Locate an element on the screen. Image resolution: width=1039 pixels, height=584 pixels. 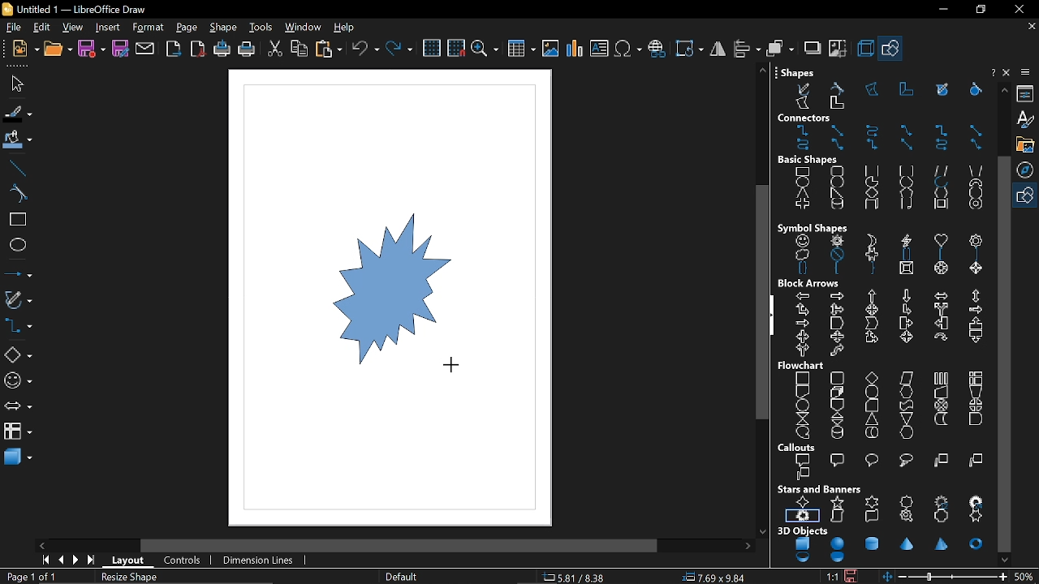
print directly is located at coordinates (222, 49).